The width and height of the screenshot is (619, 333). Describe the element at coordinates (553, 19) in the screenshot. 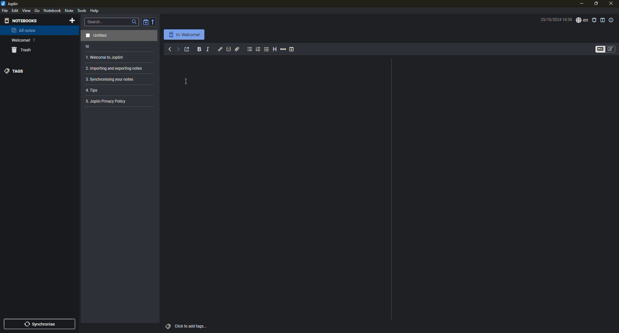

I see `25/10/2024 18:38` at that location.